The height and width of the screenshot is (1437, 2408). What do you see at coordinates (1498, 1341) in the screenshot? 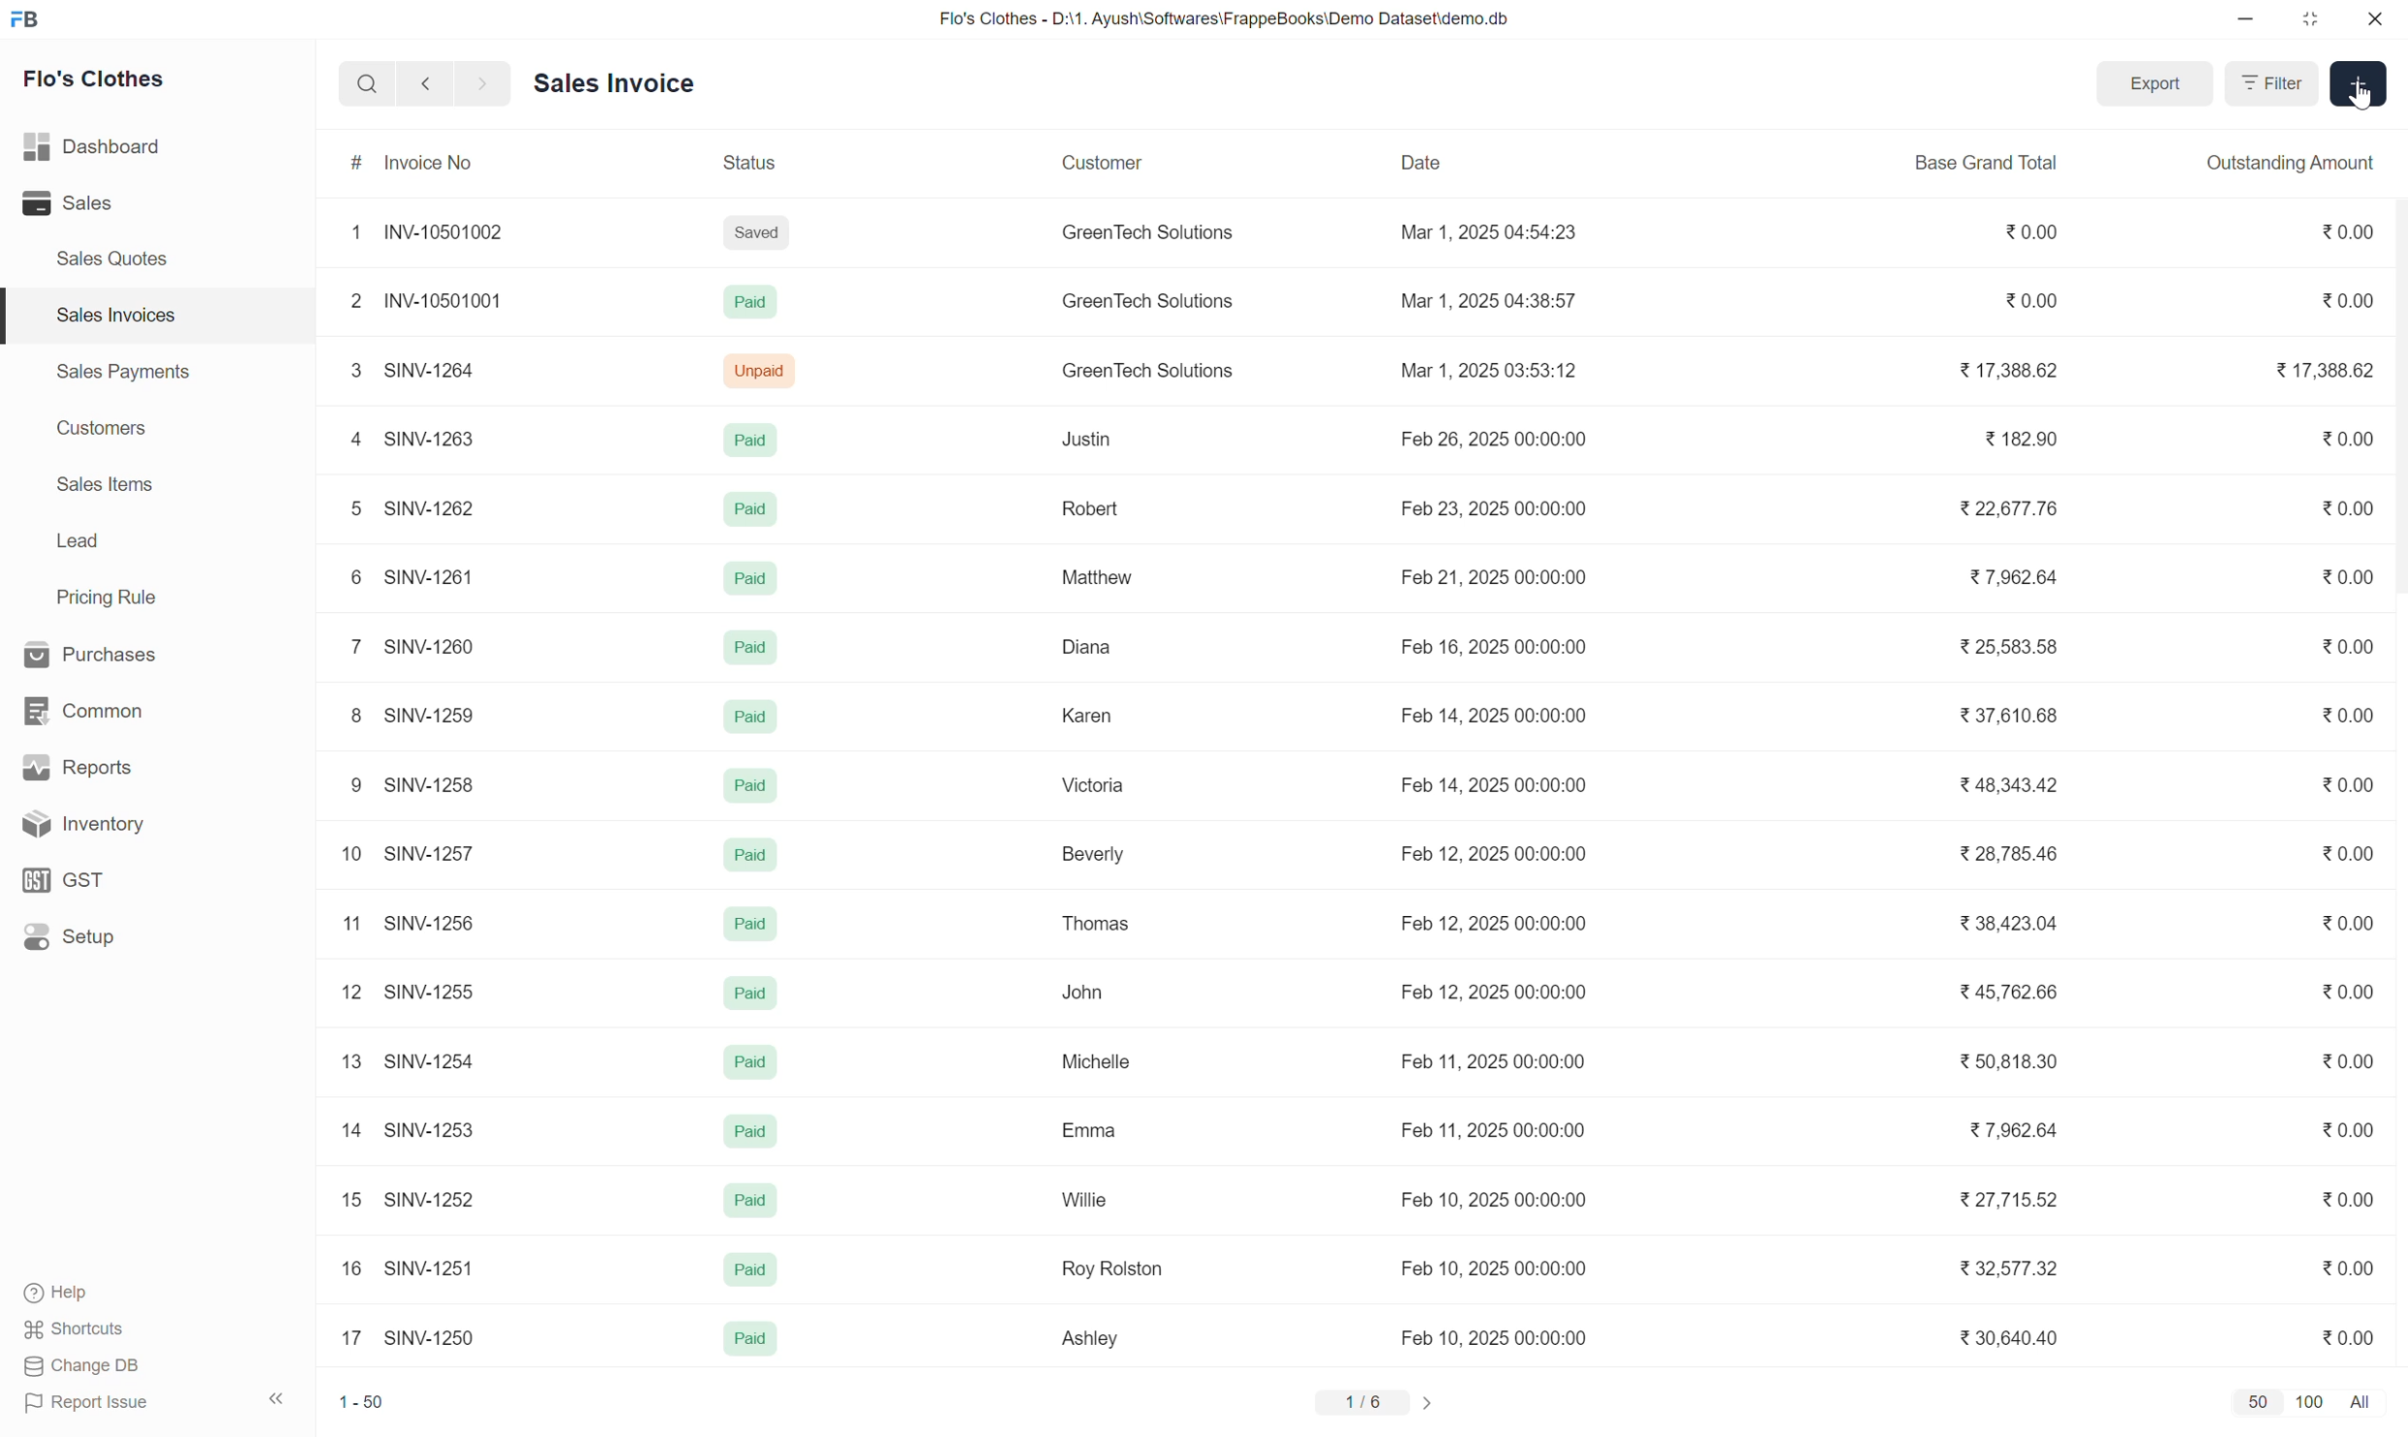
I see `Feb 10, 2025 00:00:00` at bounding box center [1498, 1341].